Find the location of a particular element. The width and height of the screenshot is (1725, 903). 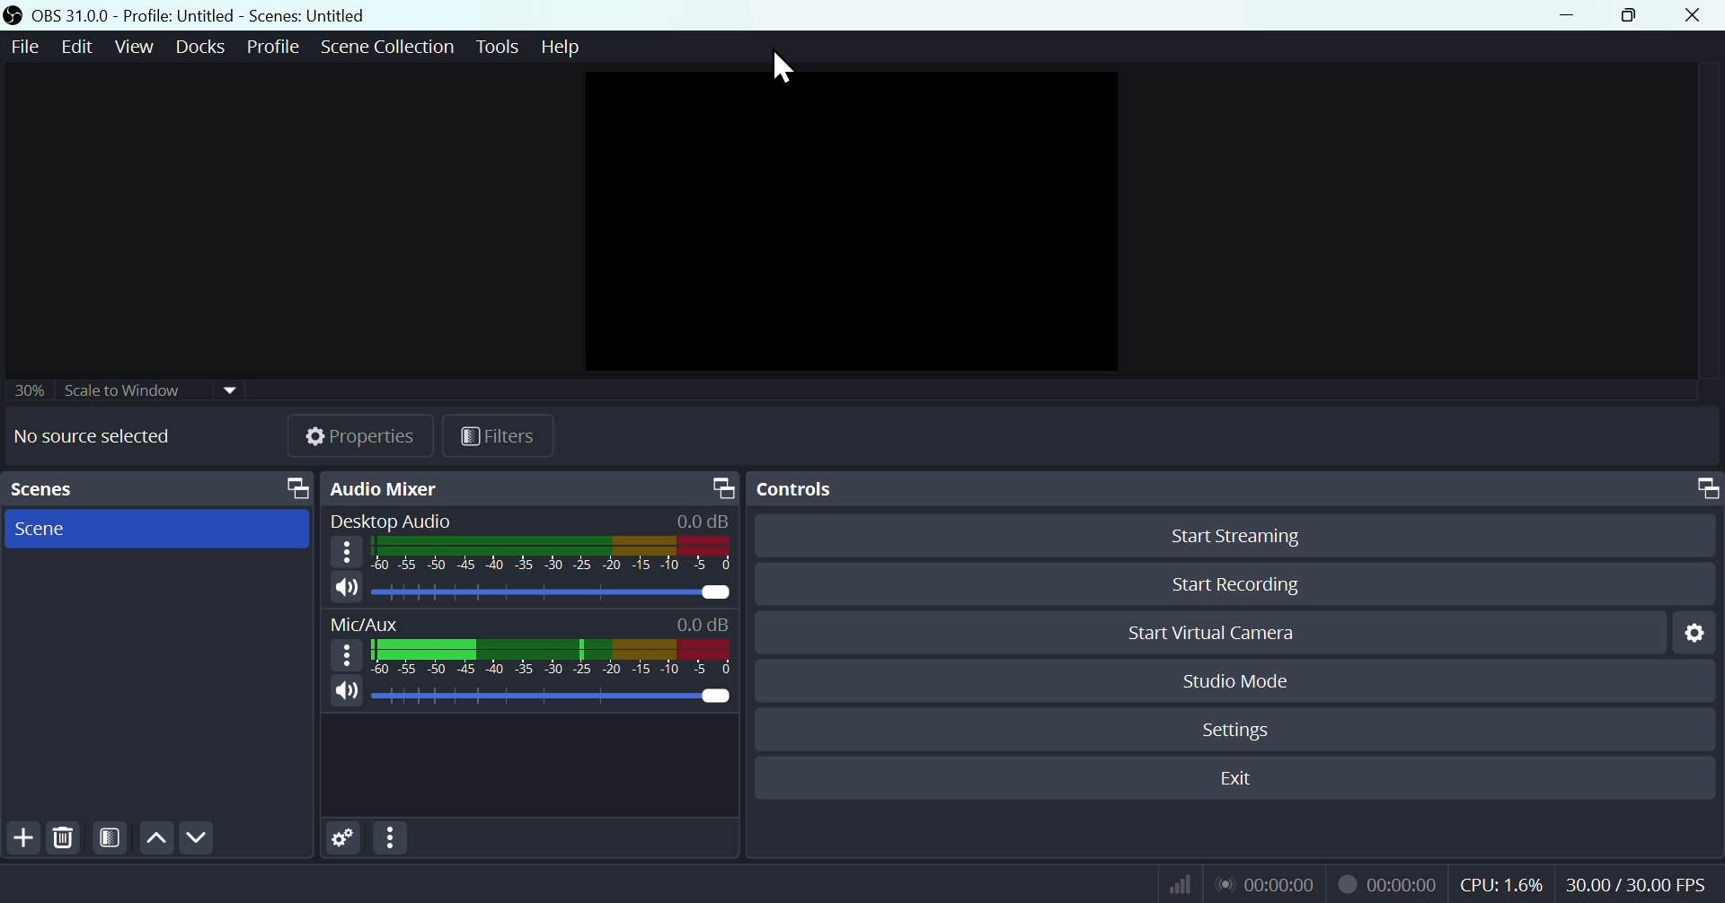

(un)mute is located at coordinates (348, 588).